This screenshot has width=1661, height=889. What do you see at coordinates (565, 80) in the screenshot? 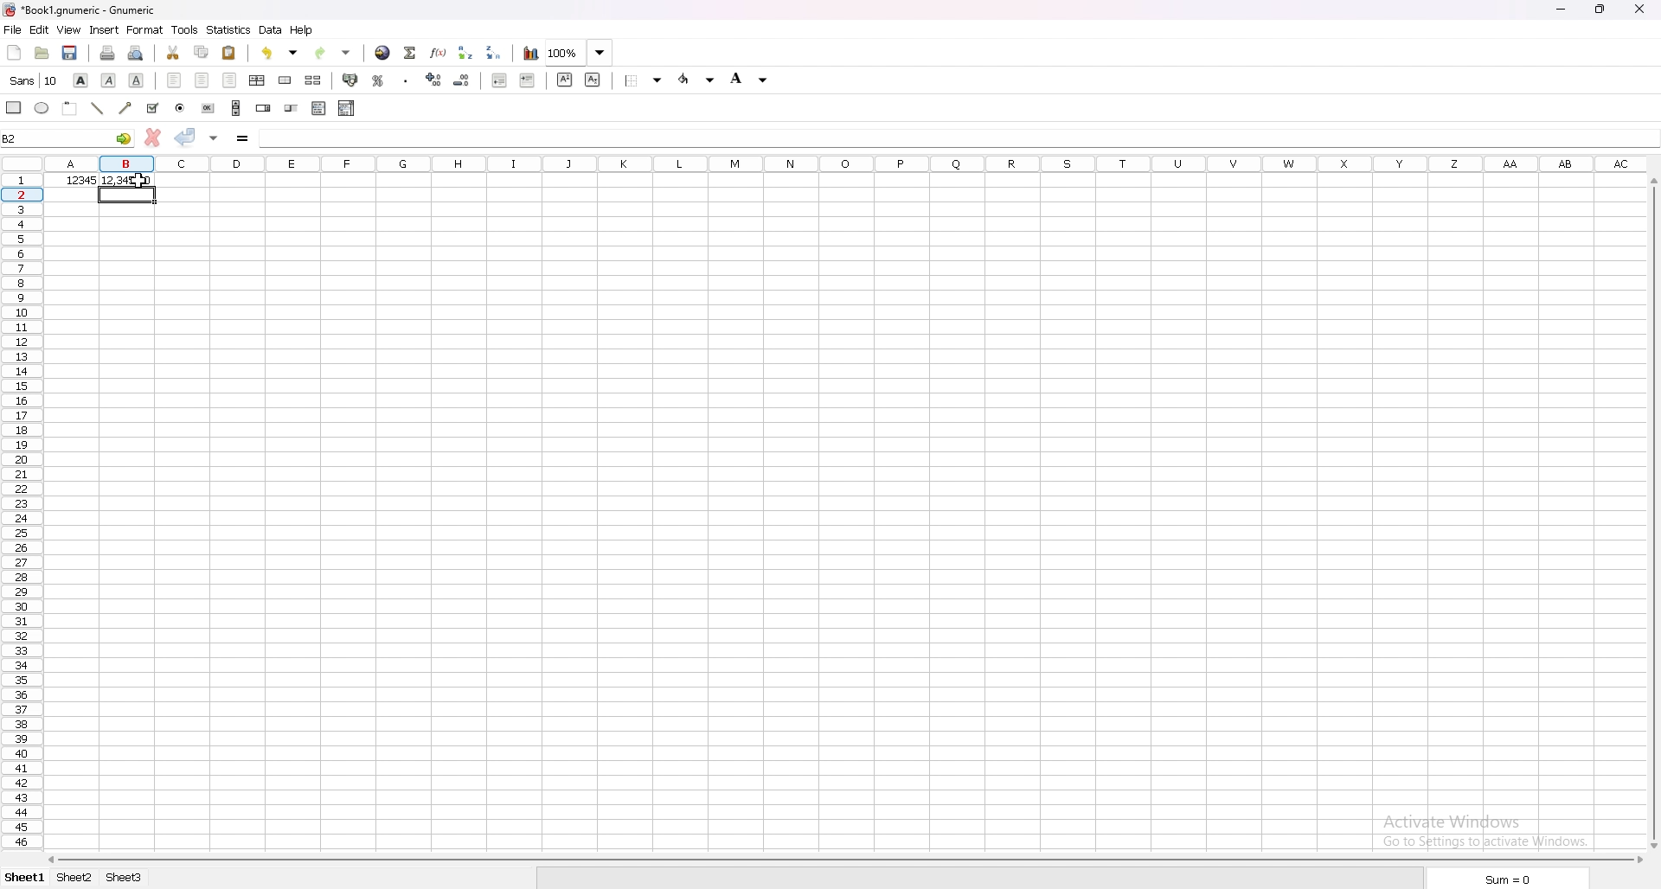
I see `superscript` at bounding box center [565, 80].